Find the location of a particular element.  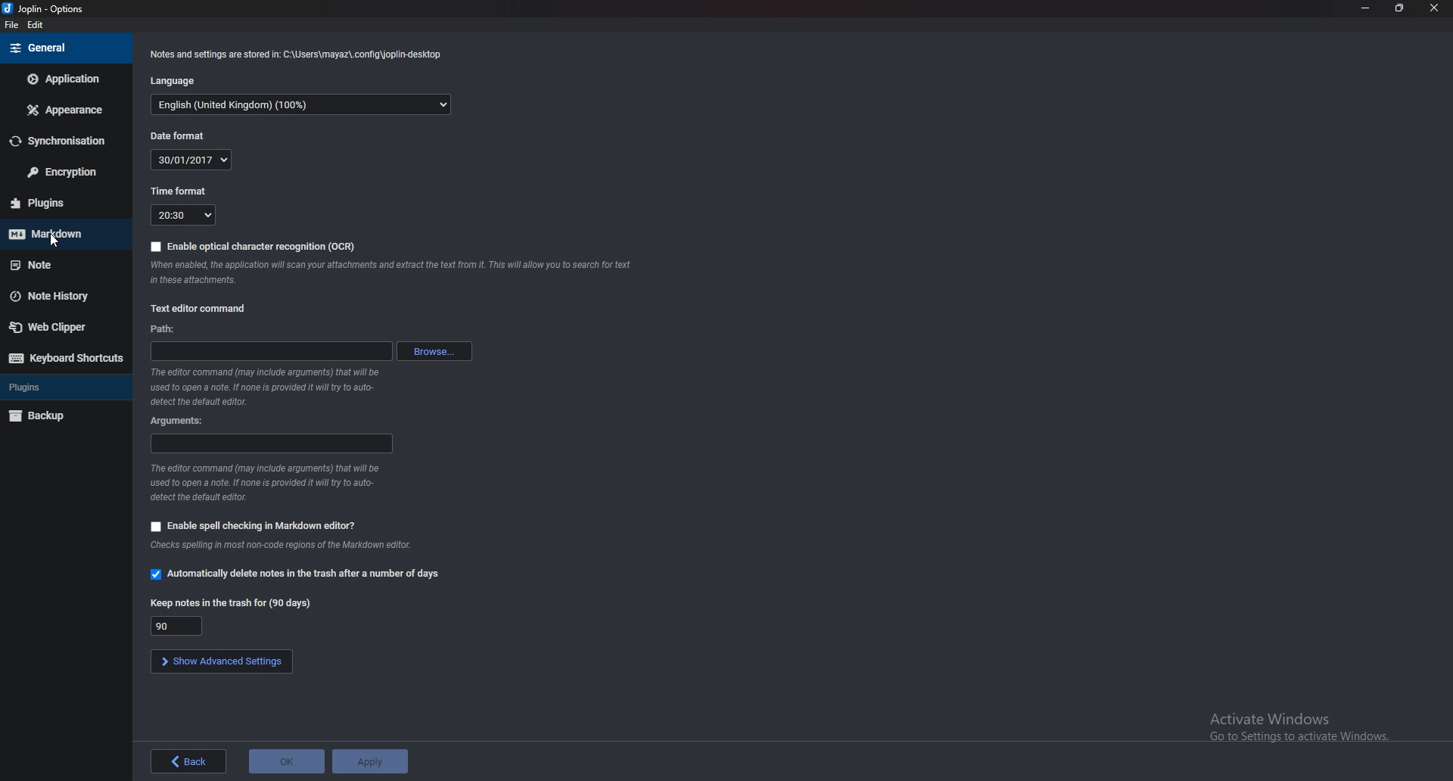

When enabled, the application will scan your attachments and extract the text from it. This will allow you to search for text attachments. is located at coordinates (395, 272).